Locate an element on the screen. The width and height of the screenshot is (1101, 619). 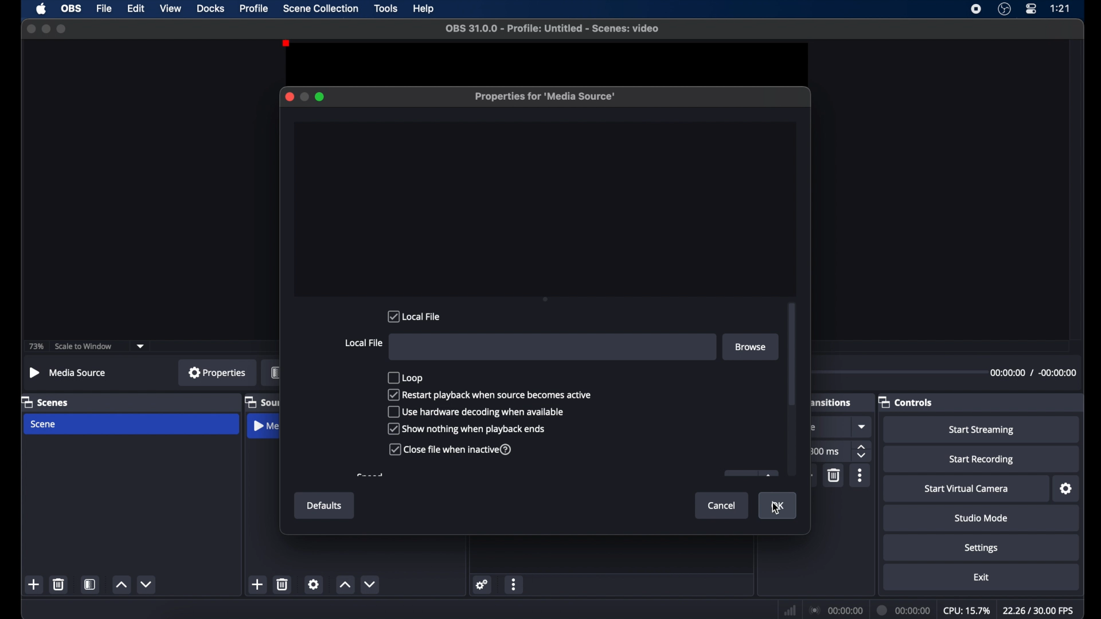
obscure text is located at coordinates (368, 475).